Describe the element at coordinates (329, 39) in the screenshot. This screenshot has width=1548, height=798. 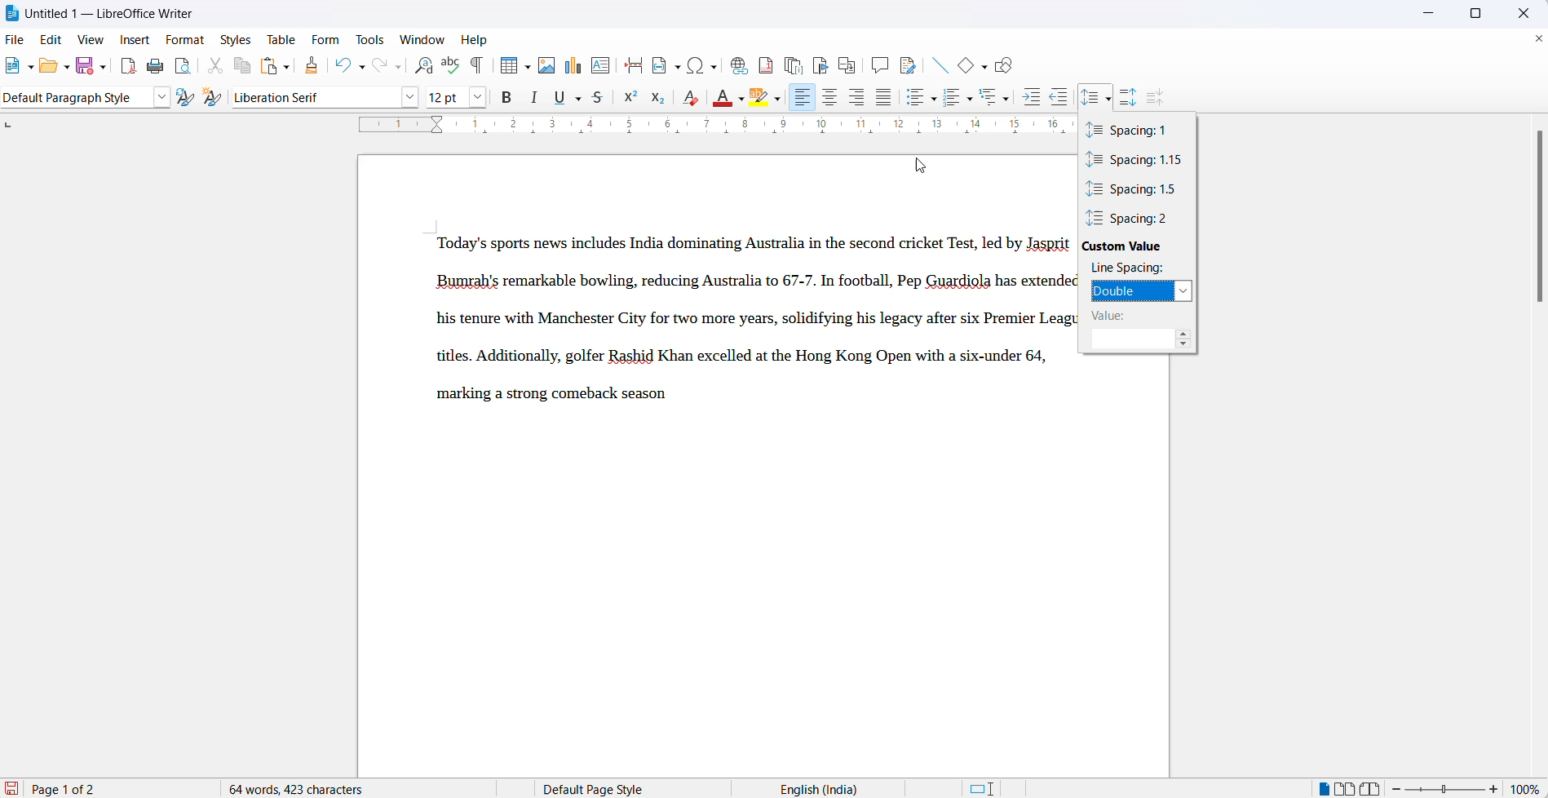
I see `form` at that location.